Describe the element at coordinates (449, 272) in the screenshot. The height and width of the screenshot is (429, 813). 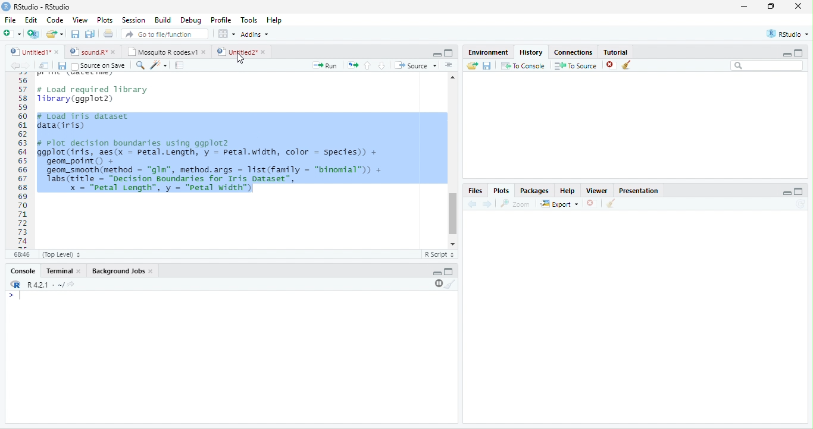
I see `Maximize` at that location.